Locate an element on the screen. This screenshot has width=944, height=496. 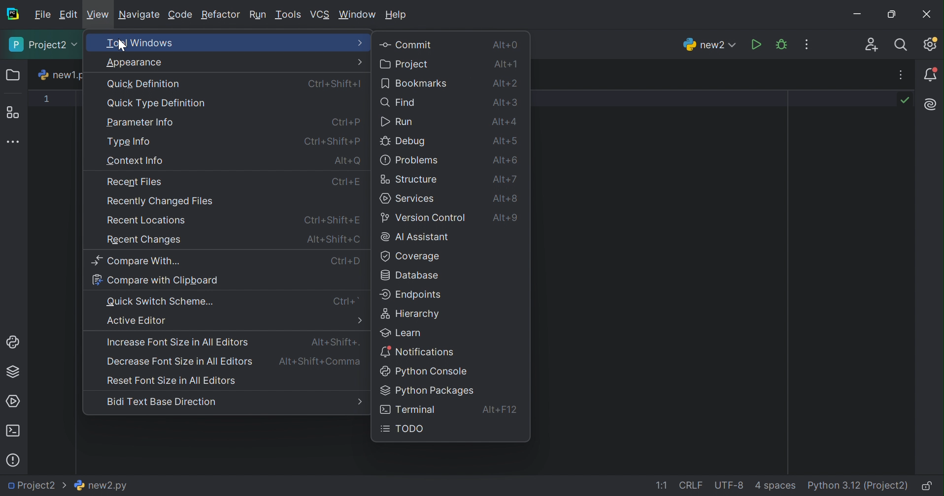
Coverage is located at coordinates (408, 256).